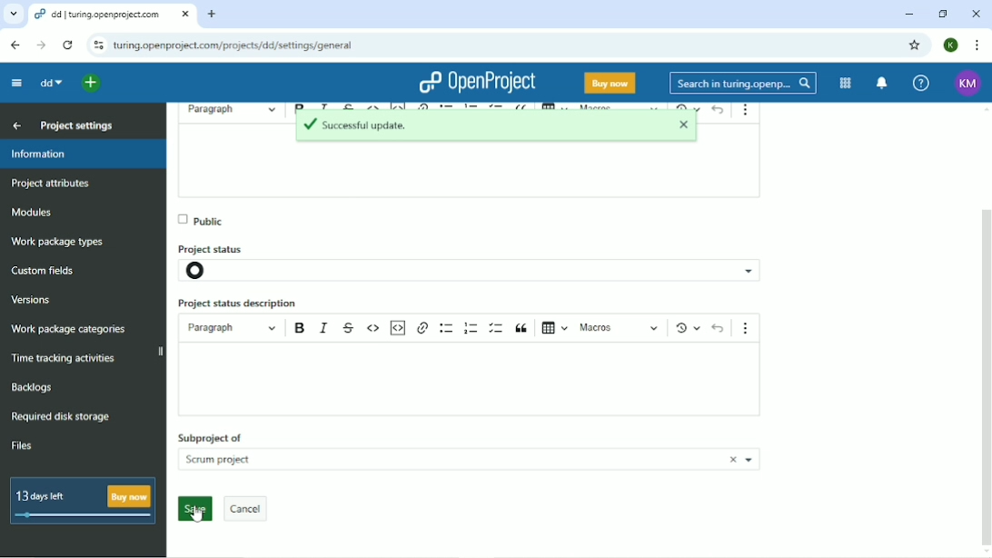 This screenshot has width=992, height=558. Describe the element at coordinates (749, 464) in the screenshot. I see `more projects` at that location.